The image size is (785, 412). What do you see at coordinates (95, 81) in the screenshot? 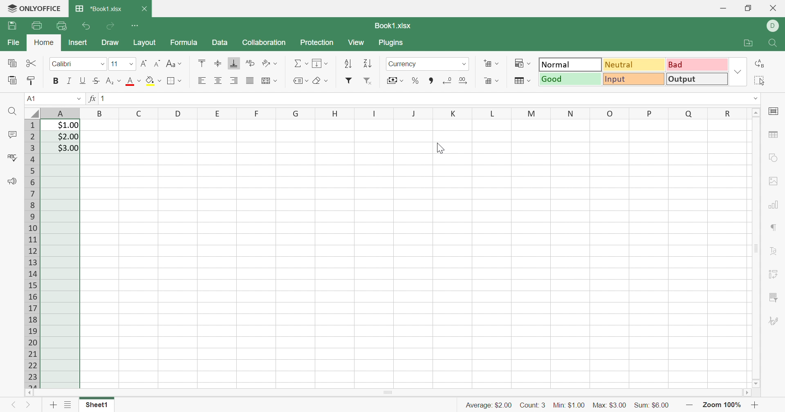
I see `Strikethrough` at bounding box center [95, 81].